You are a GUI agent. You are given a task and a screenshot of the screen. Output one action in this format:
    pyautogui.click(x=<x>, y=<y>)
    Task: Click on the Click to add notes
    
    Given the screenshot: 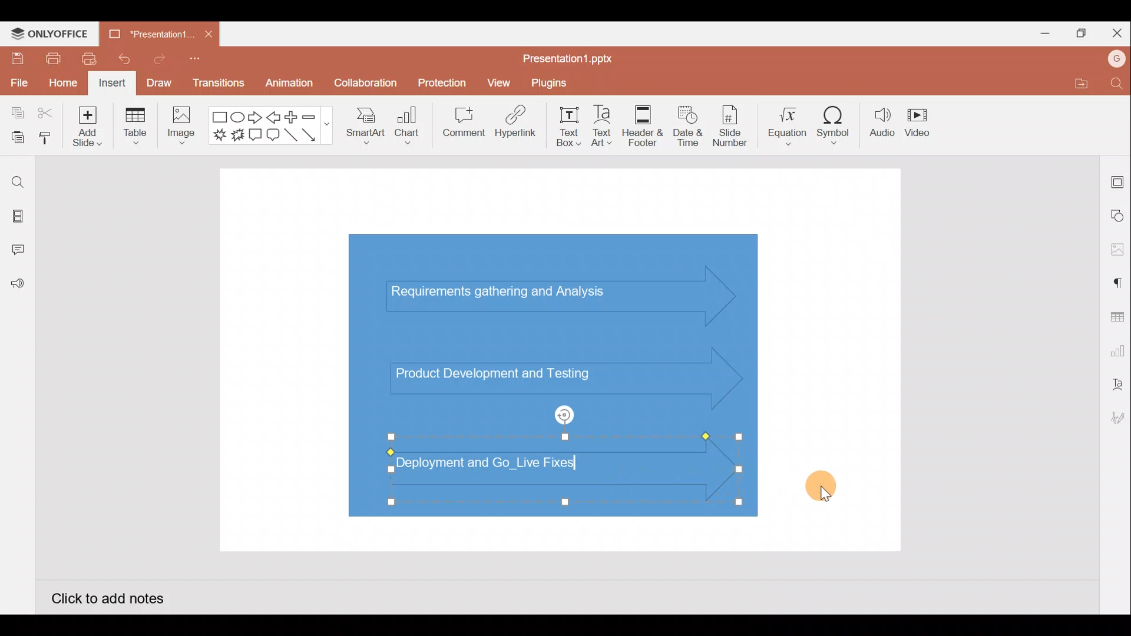 What is the action you would take?
    pyautogui.click(x=107, y=597)
    